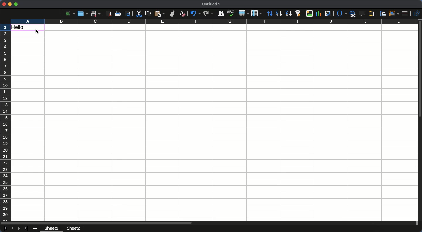  What do you see at coordinates (406, 14) in the screenshot?
I see `Split window` at bounding box center [406, 14].